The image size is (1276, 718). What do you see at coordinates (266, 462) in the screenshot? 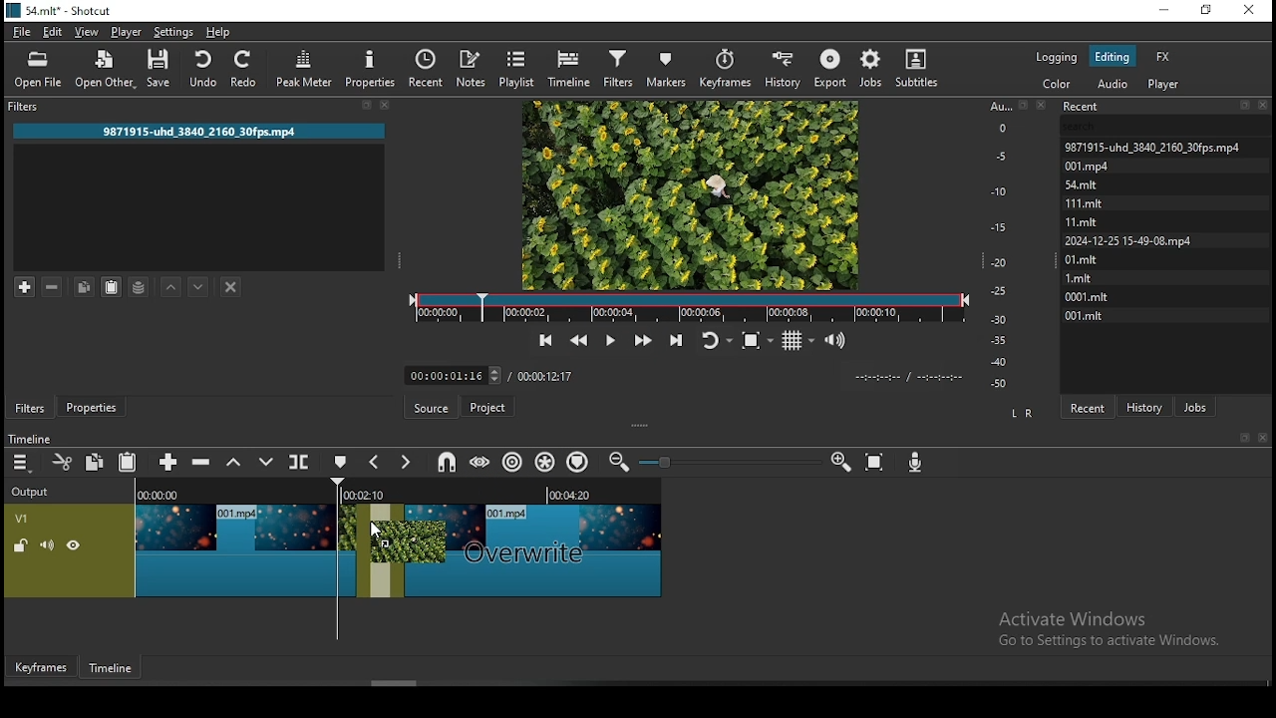
I see `overwrite` at bounding box center [266, 462].